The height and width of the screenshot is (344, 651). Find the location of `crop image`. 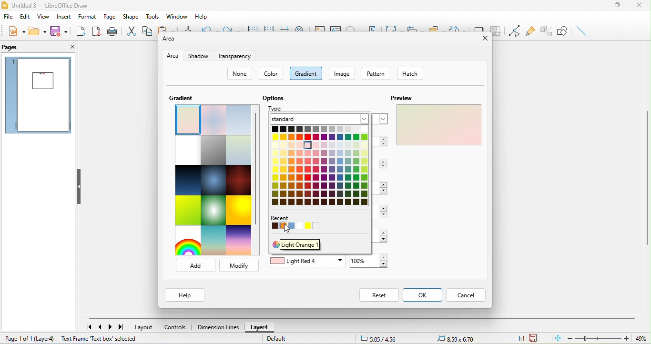

crop image is located at coordinates (496, 30).